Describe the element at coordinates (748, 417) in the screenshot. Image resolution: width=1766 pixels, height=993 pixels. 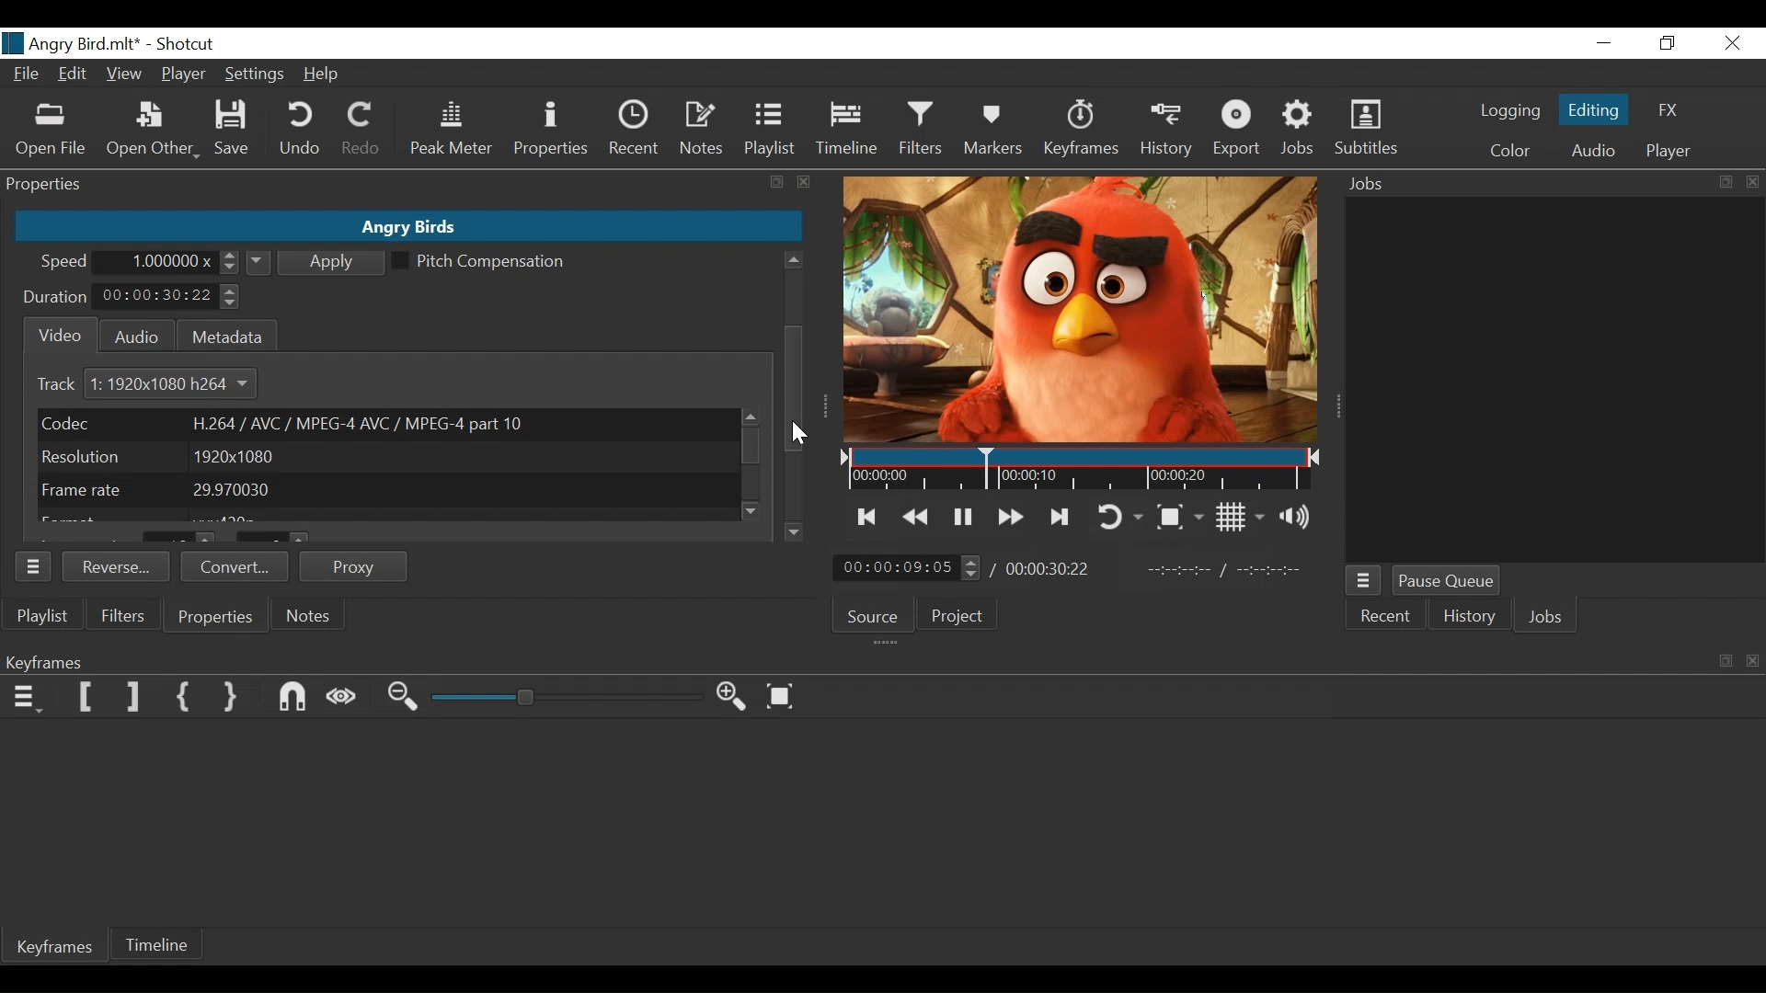
I see `Scroll up` at that location.